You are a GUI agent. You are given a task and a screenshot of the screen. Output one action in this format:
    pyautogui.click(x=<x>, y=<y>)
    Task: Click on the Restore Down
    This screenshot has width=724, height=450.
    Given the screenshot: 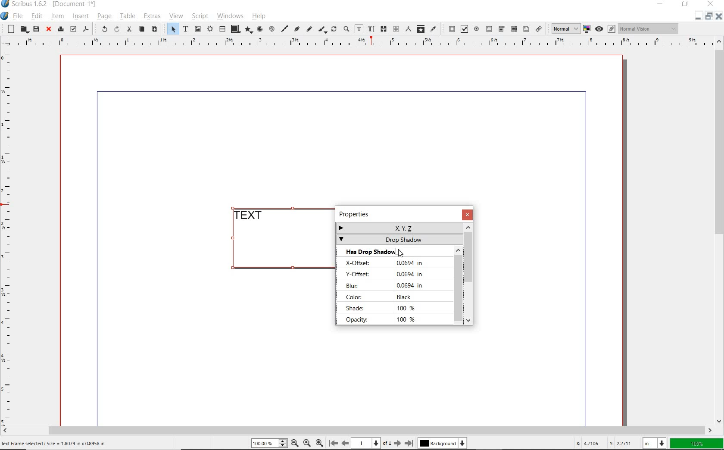 What is the action you would take?
    pyautogui.click(x=698, y=16)
    